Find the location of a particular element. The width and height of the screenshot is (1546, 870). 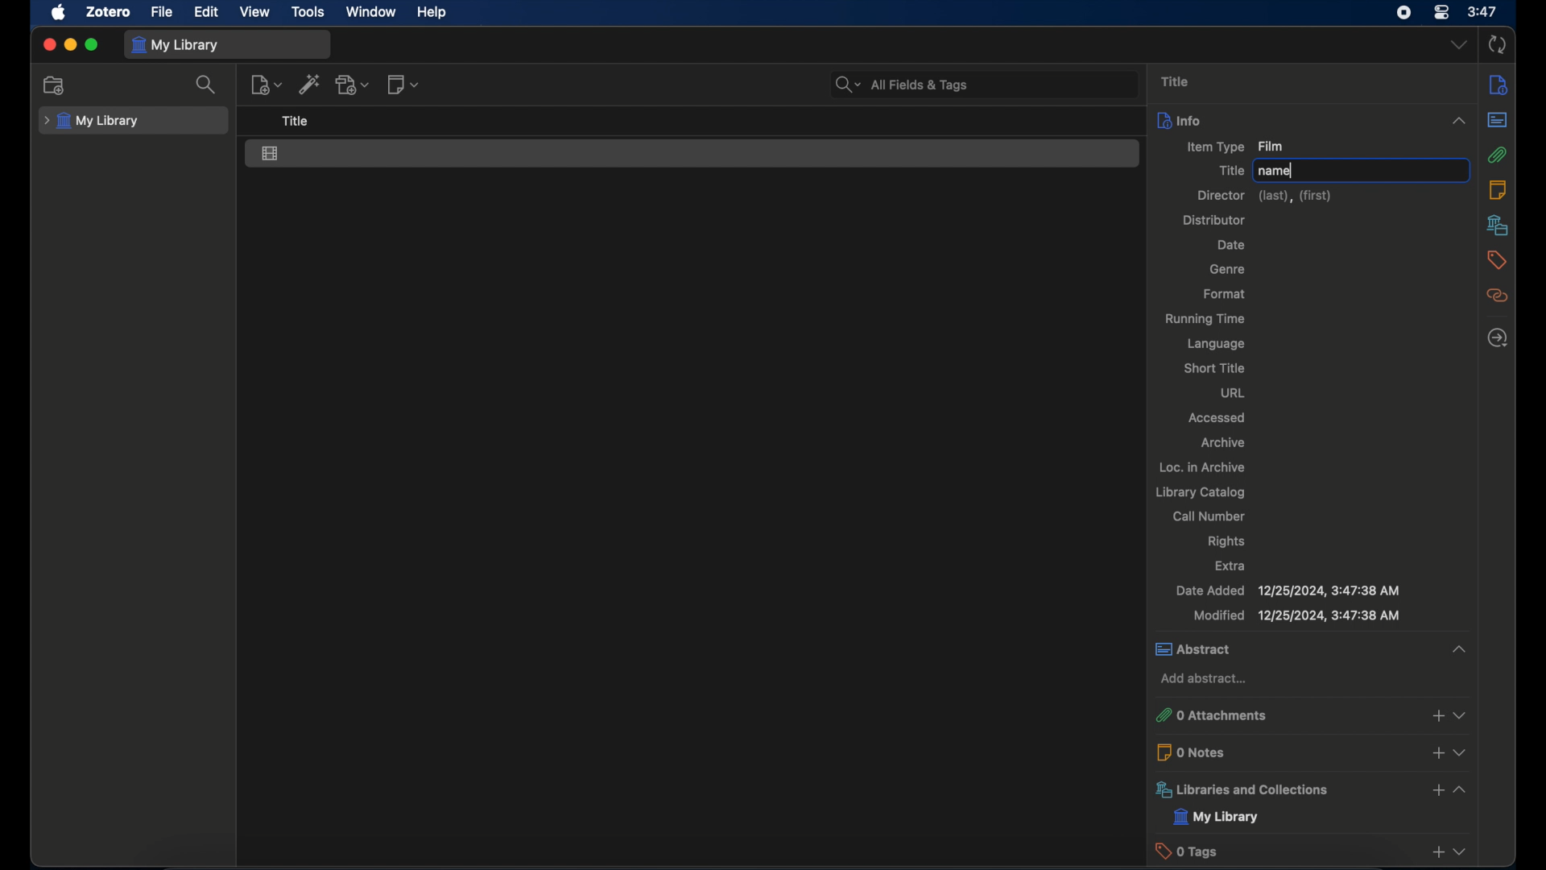

director is located at coordinates (1264, 197).